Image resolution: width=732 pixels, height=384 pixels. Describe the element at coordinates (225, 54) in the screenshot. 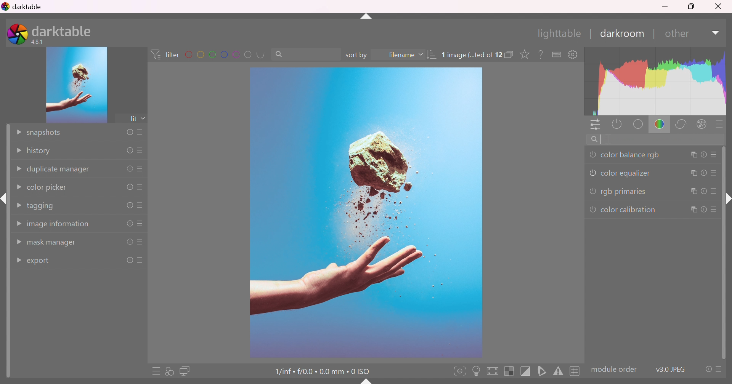

I see `filter by images color label` at that location.